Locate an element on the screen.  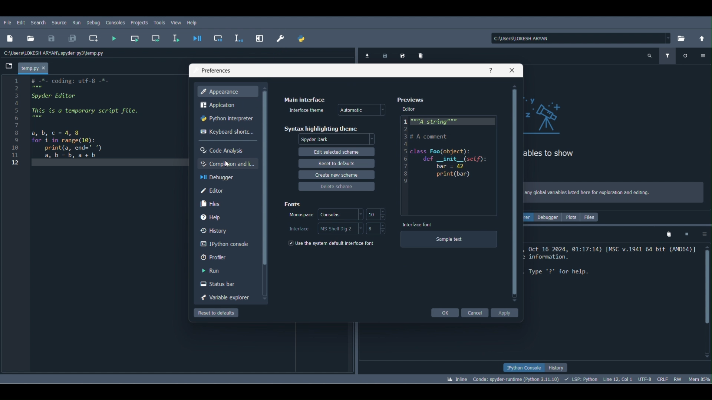
Help is located at coordinates (194, 23).